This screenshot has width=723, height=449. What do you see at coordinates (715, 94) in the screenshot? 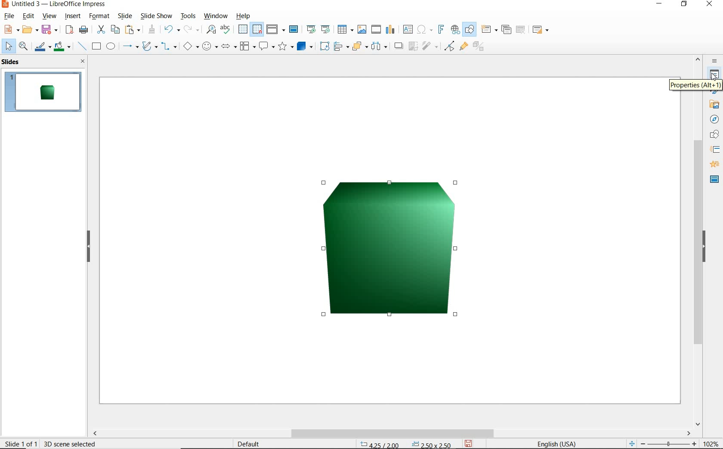
I see `STYLES` at bounding box center [715, 94].